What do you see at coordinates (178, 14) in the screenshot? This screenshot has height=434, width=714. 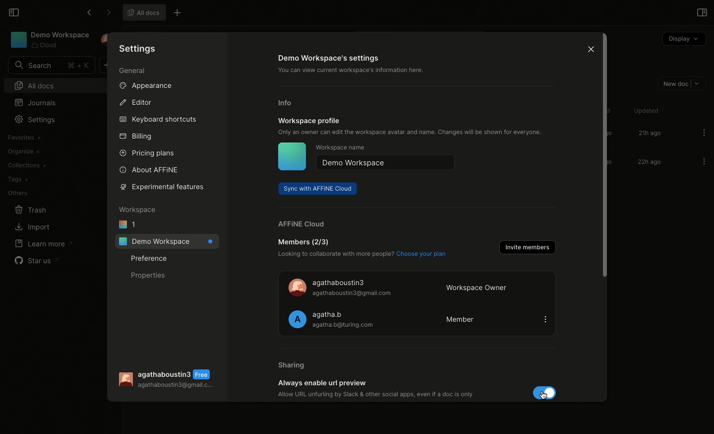 I see `Other options` at bounding box center [178, 14].